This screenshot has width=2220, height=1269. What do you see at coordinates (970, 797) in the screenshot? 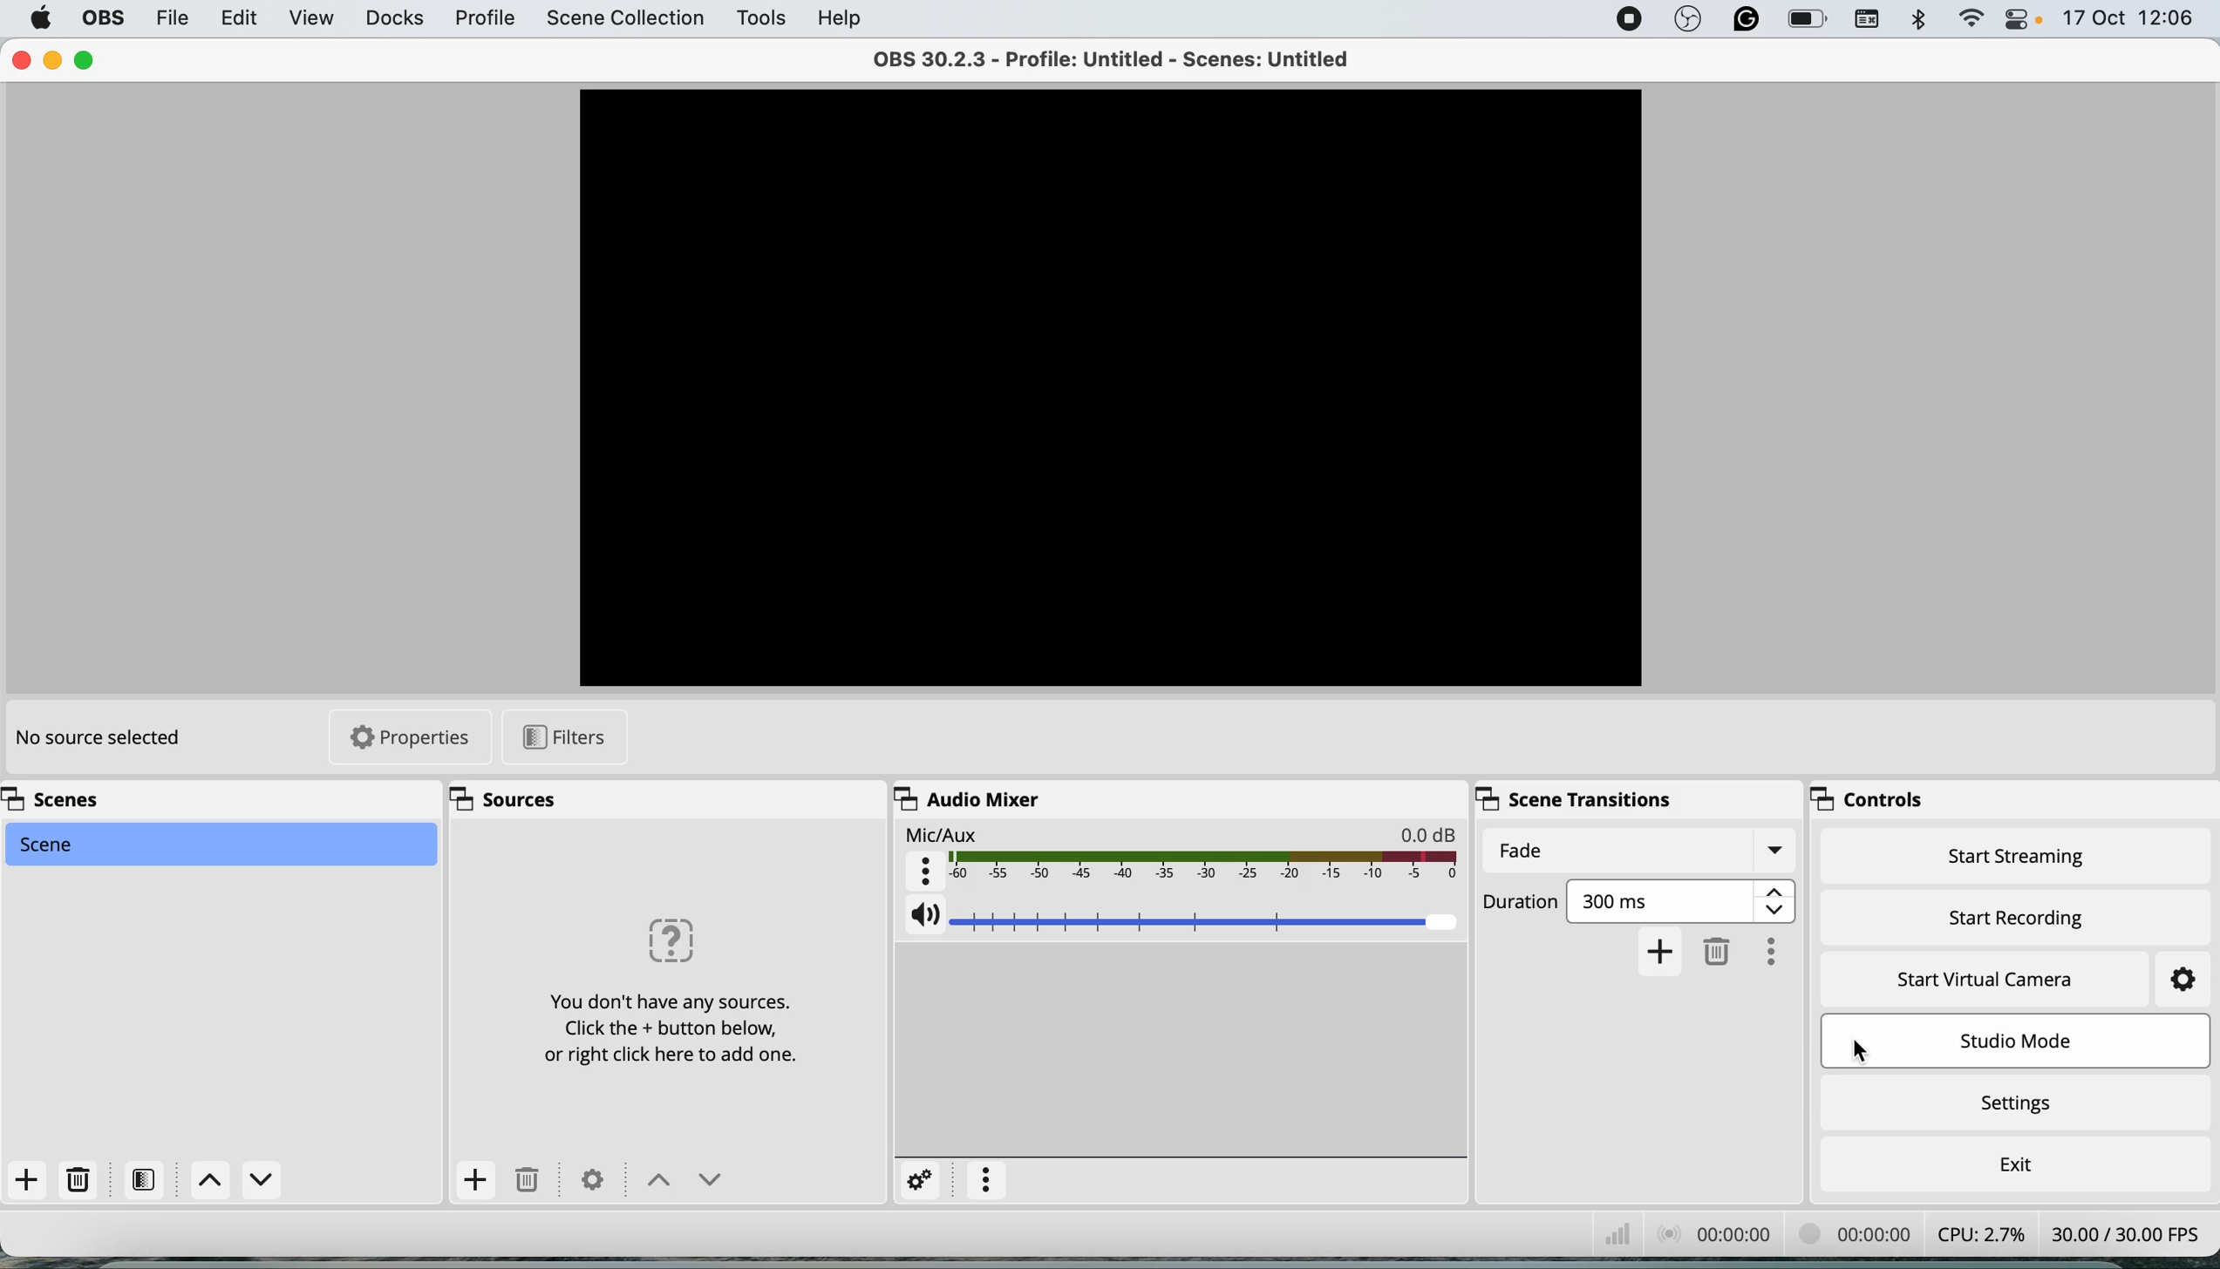
I see `audio mixer` at bounding box center [970, 797].